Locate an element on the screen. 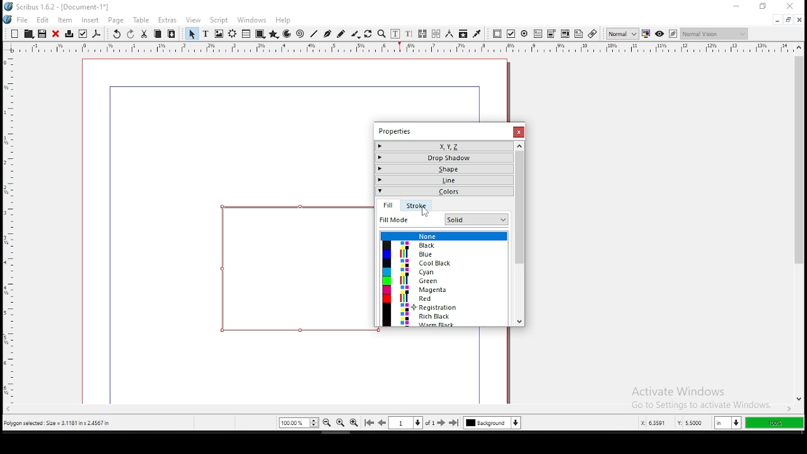 This screenshot has width=807, height=454. script is located at coordinates (218, 20).